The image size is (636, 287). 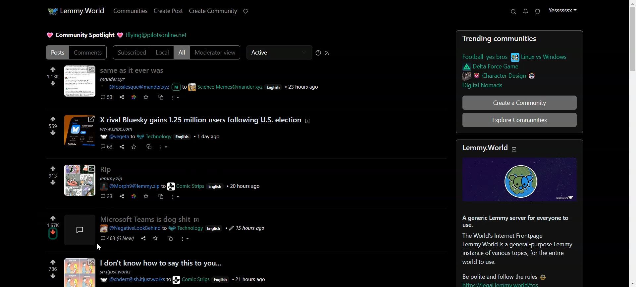 I want to click on Search, so click(x=513, y=11).